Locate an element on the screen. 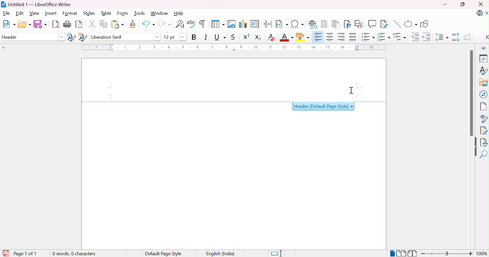 The height and width of the screenshot is (257, 489). 12 pt is located at coordinates (169, 37).